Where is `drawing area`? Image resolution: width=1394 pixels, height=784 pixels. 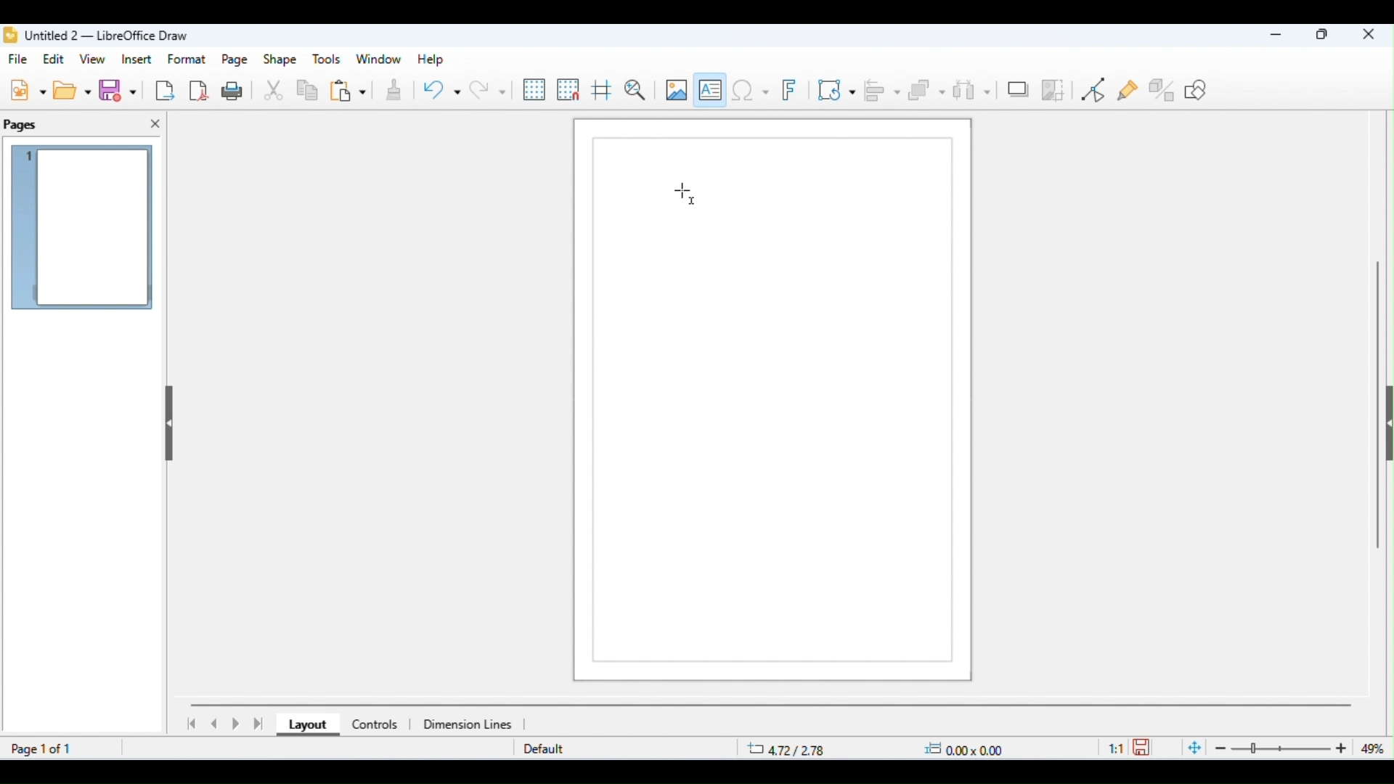 drawing area is located at coordinates (774, 405).